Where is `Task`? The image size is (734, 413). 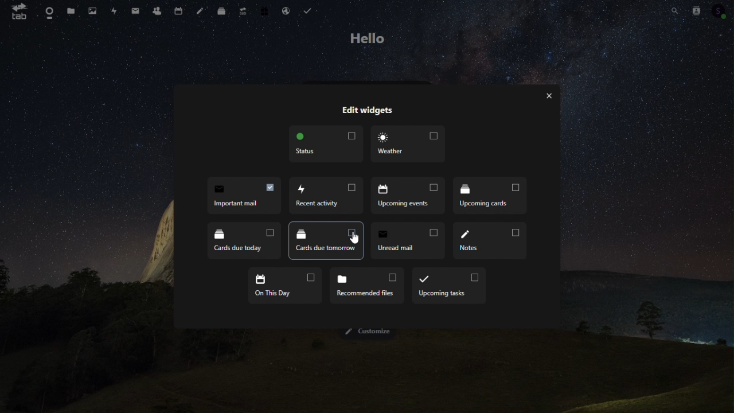
Task is located at coordinates (309, 11).